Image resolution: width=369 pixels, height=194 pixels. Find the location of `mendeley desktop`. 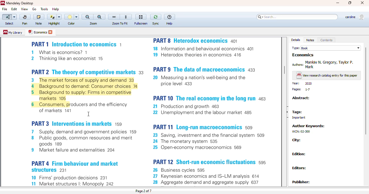

mendeley desktop is located at coordinates (20, 3).